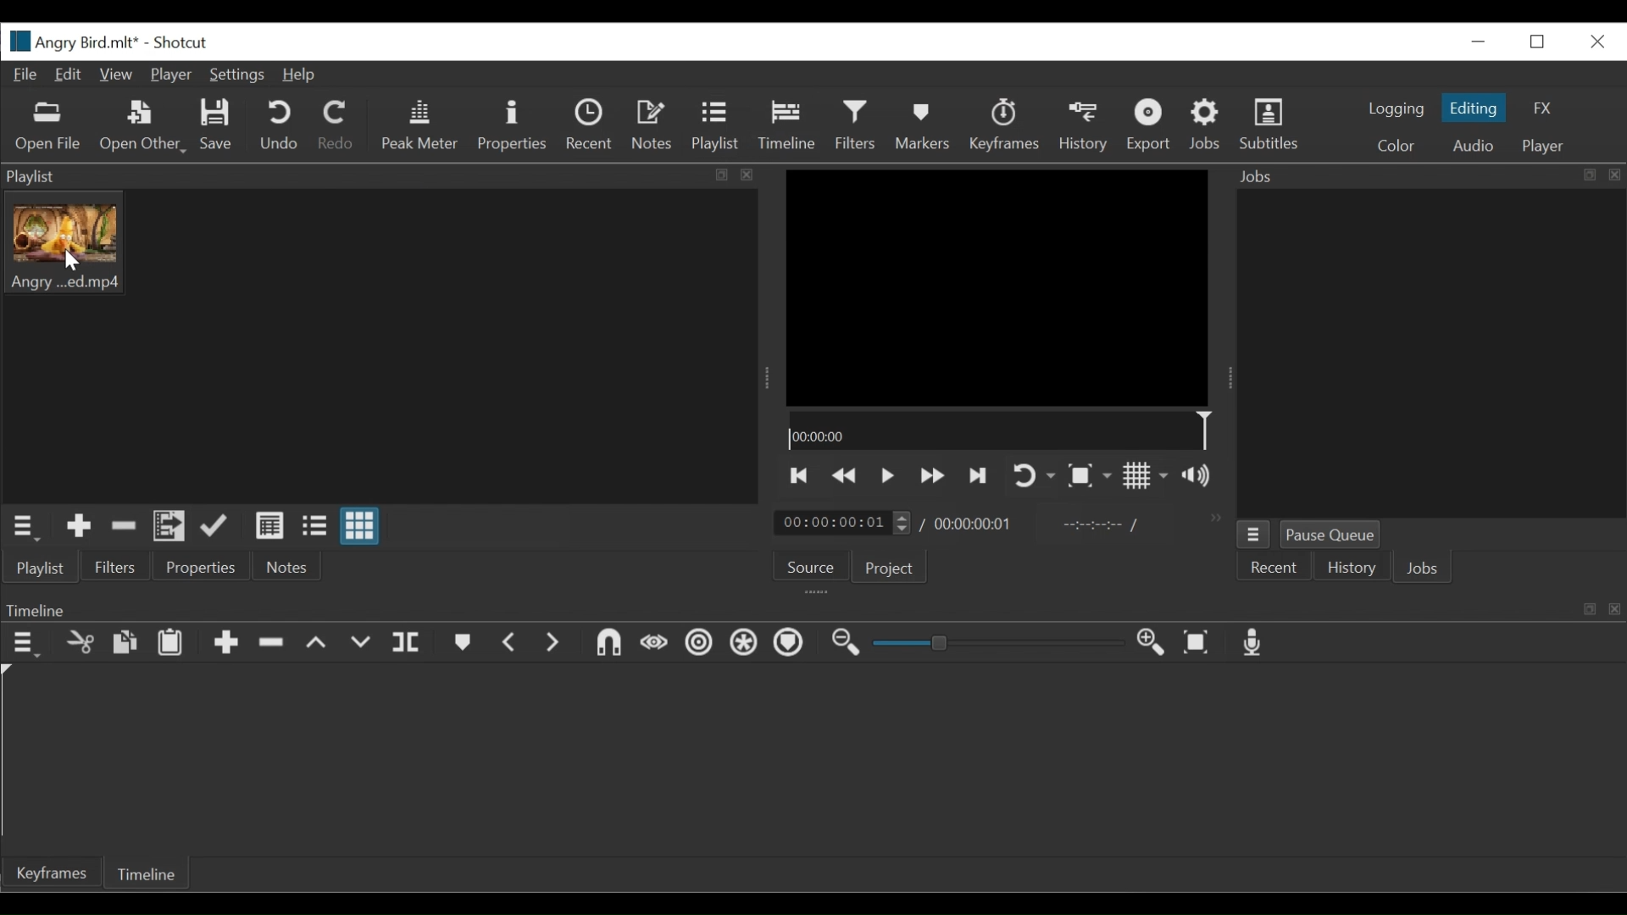  I want to click on Timeline, so click(148, 872).